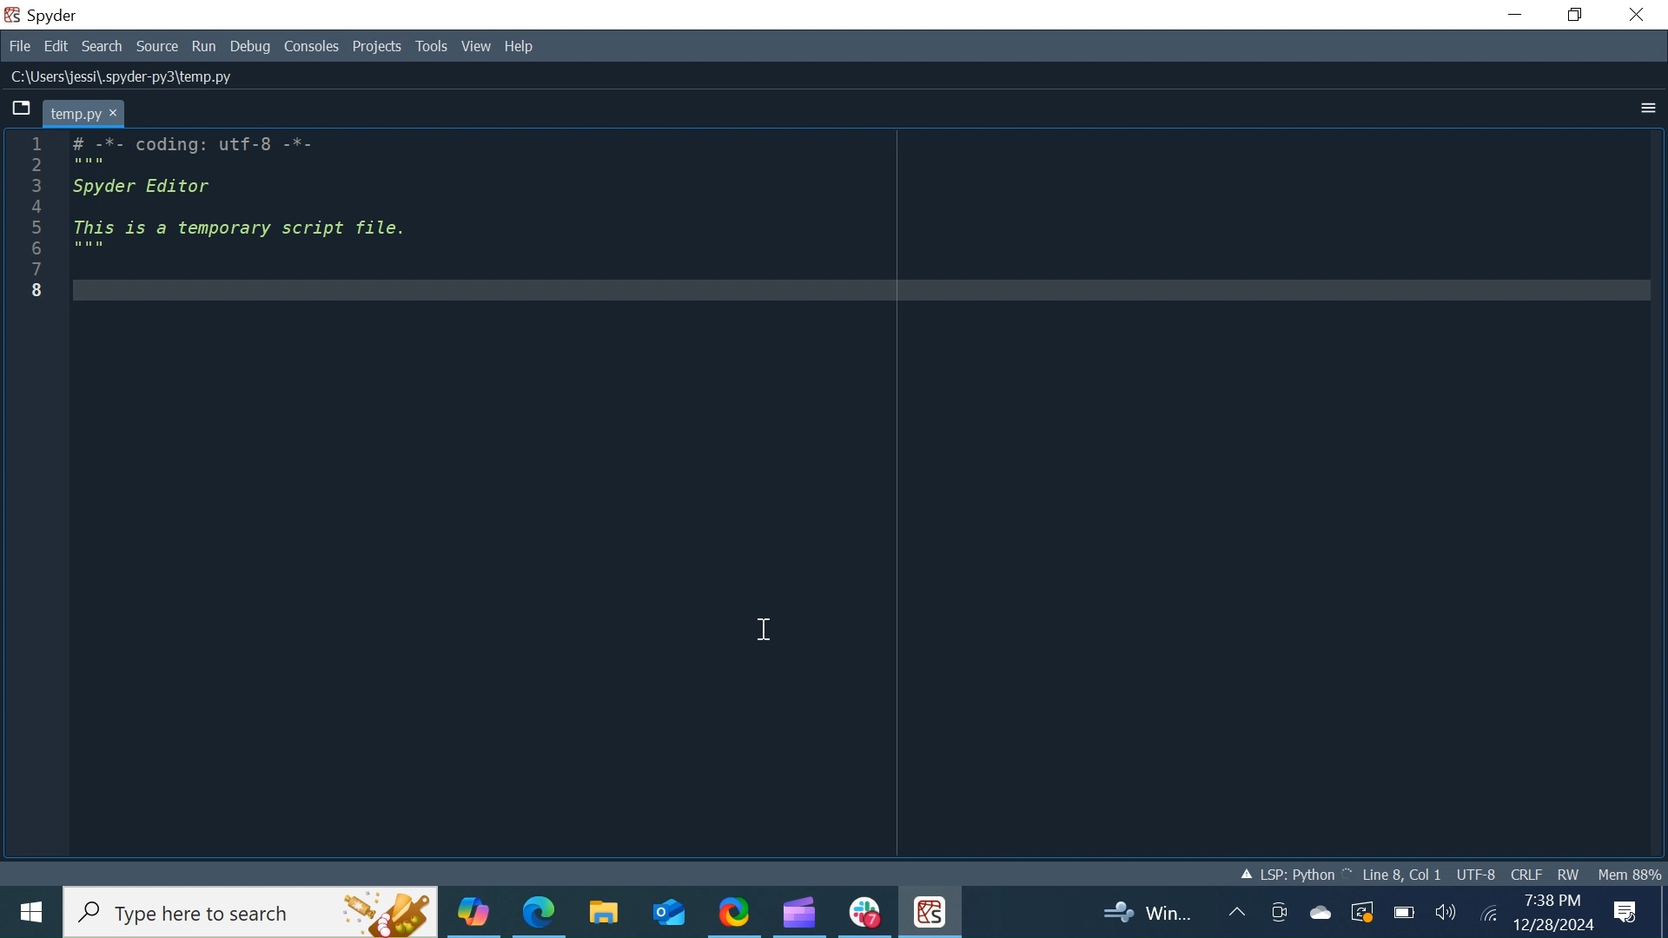 The width and height of the screenshot is (1668, 938). Describe the element at coordinates (1320, 912) in the screenshot. I see `OneDrive` at that location.